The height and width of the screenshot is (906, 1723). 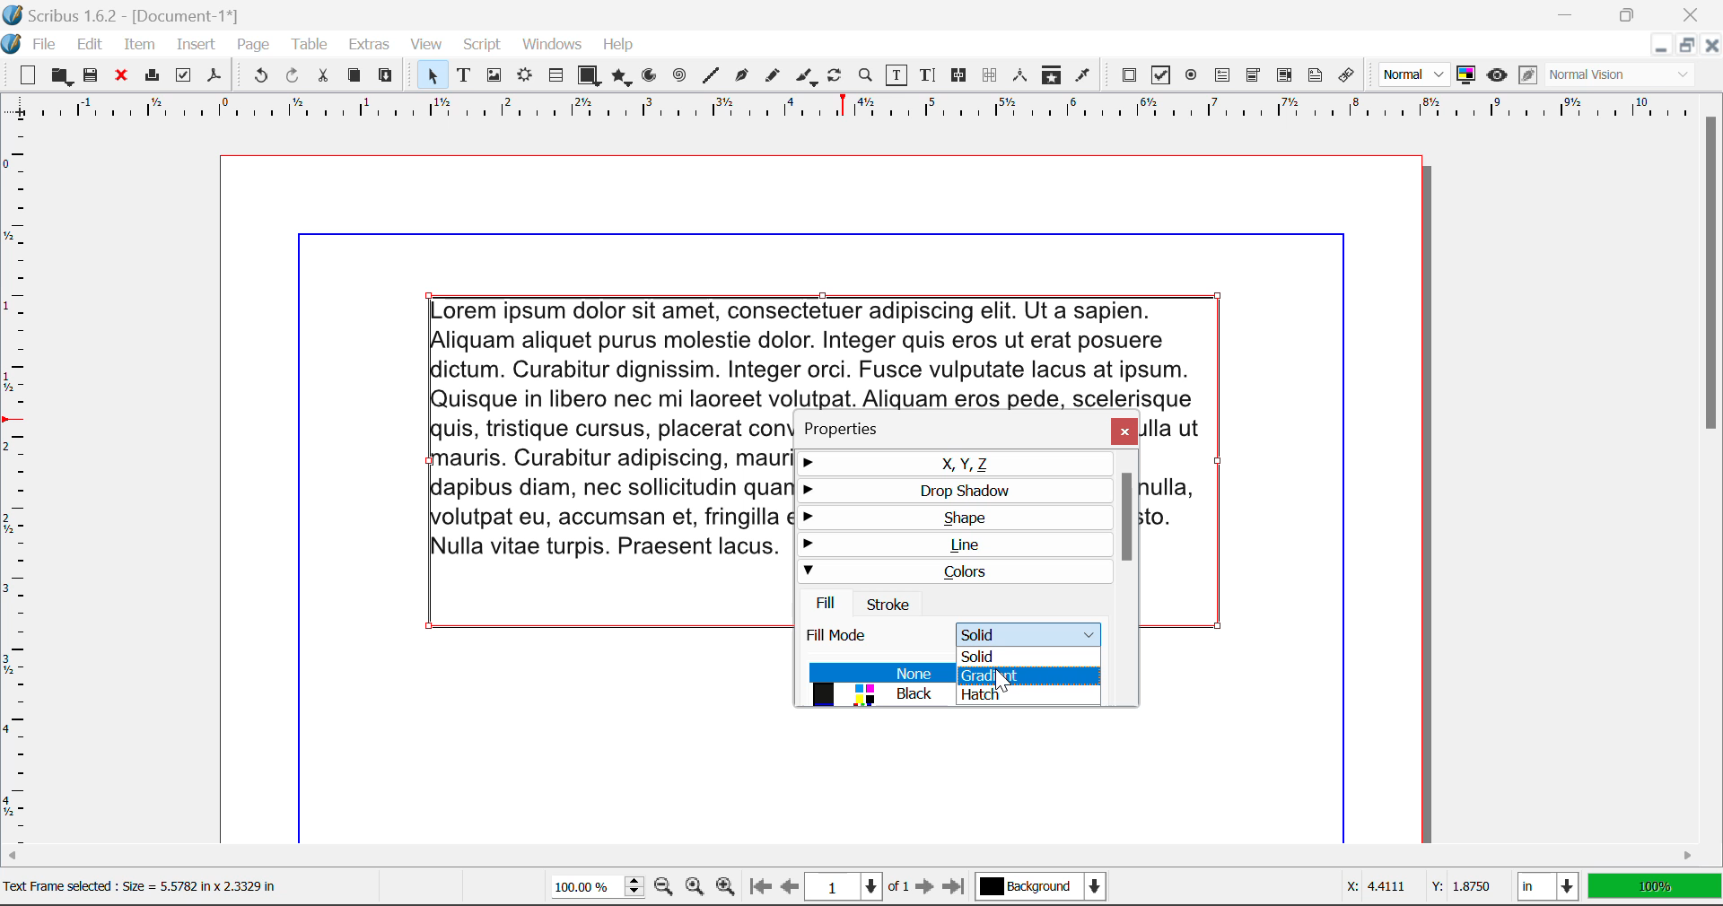 I want to click on Item, so click(x=140, y=47).